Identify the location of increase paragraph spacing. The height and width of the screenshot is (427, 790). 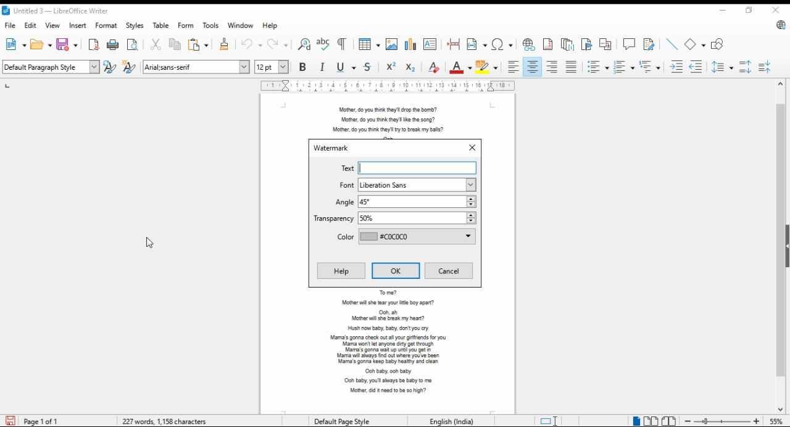
(747, 67).